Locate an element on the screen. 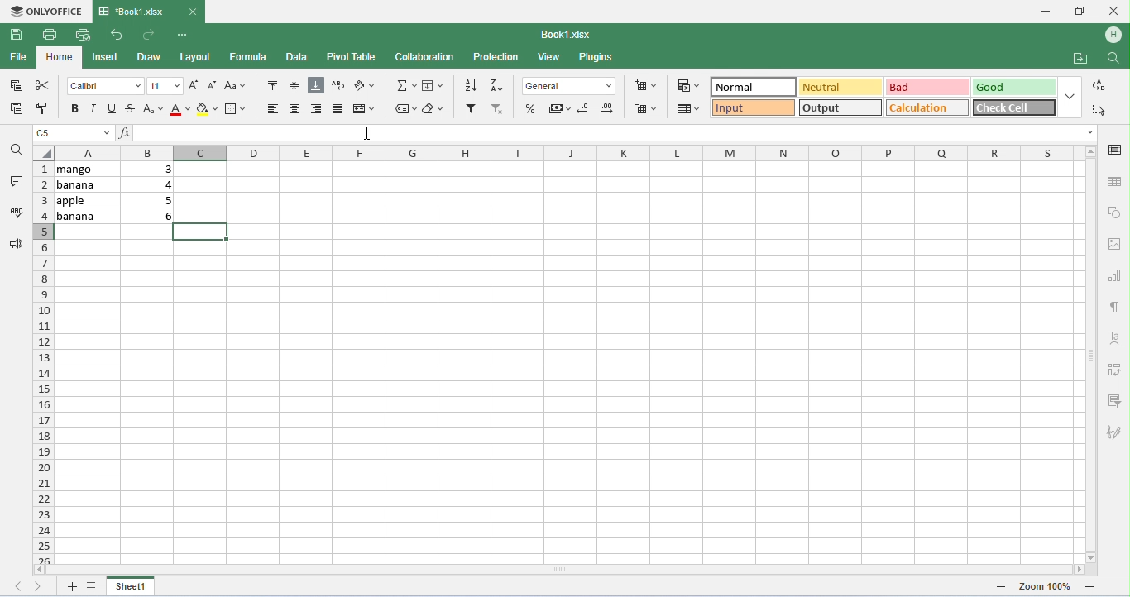 This screenshot has width=1130, height=597. output is located at coordinates (841, 107).